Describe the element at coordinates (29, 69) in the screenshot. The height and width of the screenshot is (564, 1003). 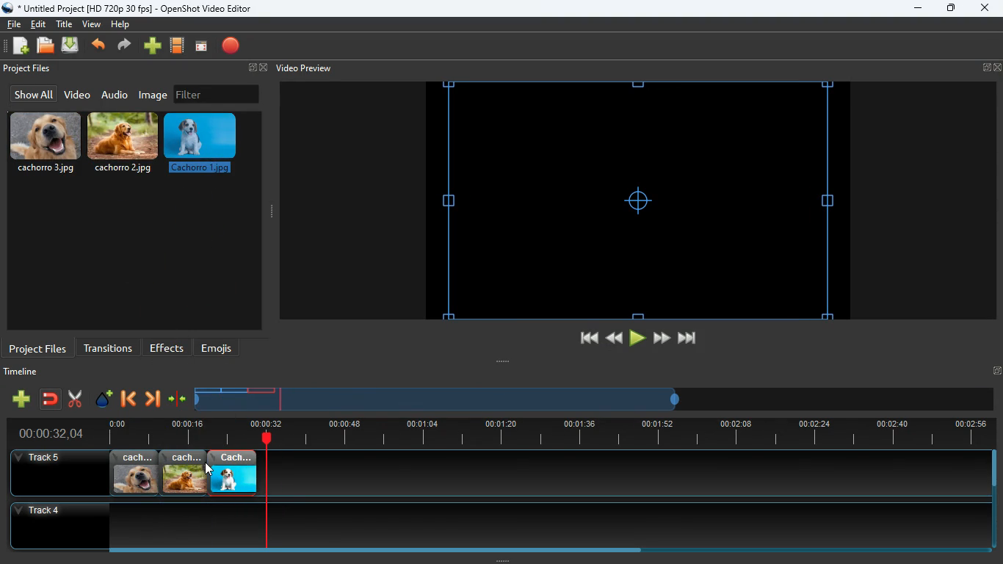
I see `project files` at that location.